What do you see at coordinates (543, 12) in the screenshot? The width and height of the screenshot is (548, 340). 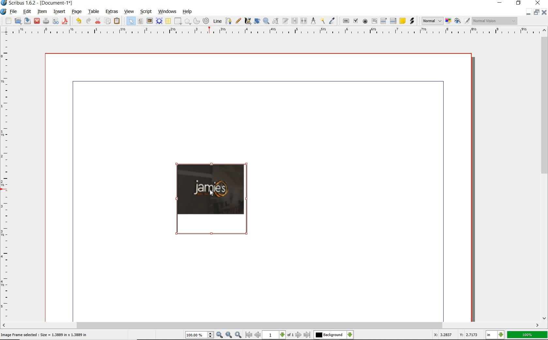 I see `CLOSE` at bounding box center [543, 12].